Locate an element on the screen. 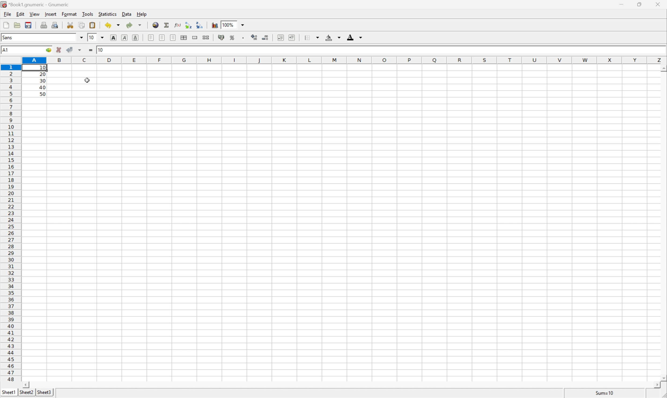 This screenshot has height=398, width=667. Italic is located at coordinates (125, 38).